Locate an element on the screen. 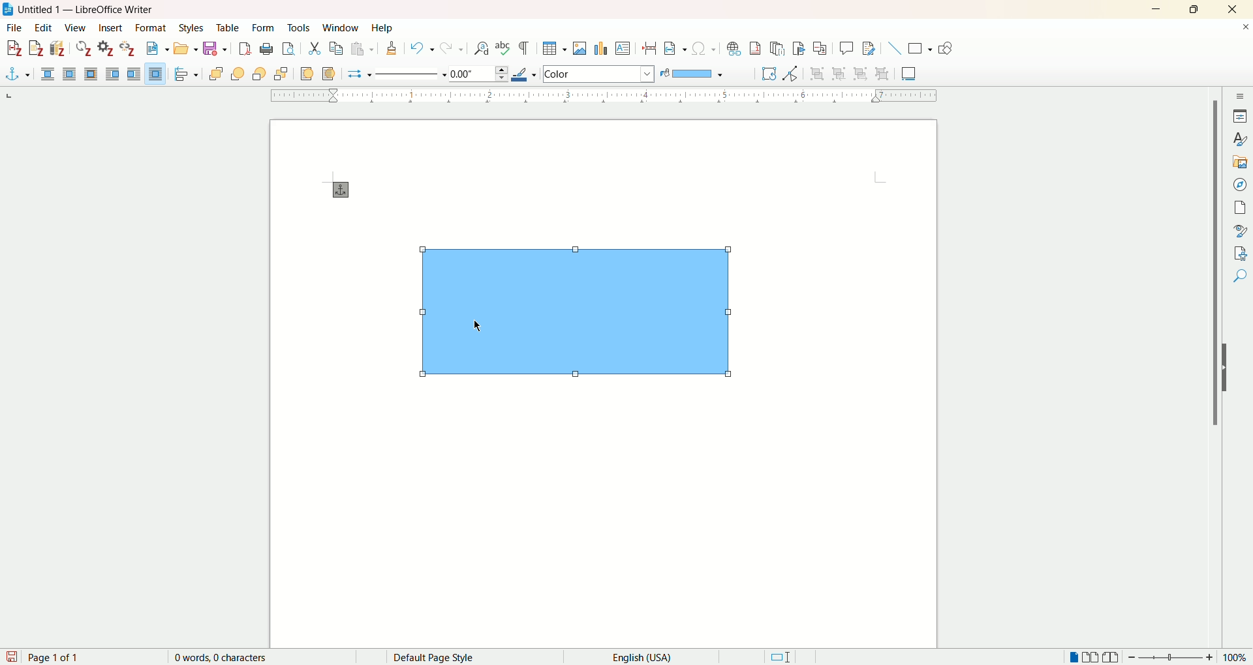 The height and width of the screenshot is (665, 1253). refresh is located at coordinates (84, 48).